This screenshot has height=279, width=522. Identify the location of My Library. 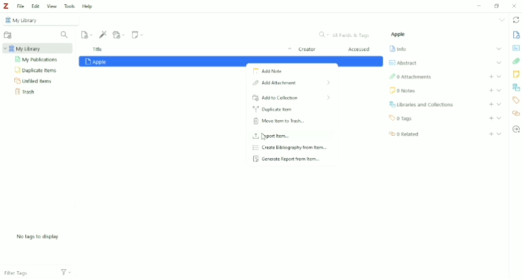
(36, 49).